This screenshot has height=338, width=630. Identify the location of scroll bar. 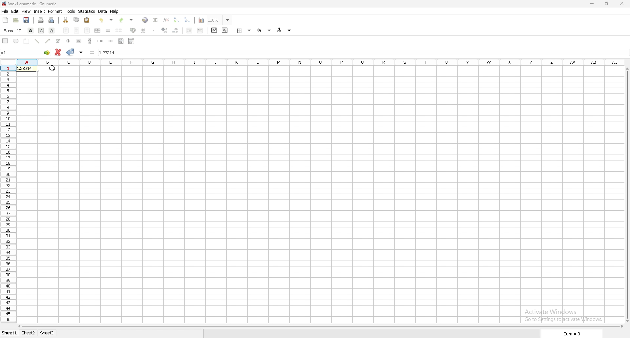
(90, 41).